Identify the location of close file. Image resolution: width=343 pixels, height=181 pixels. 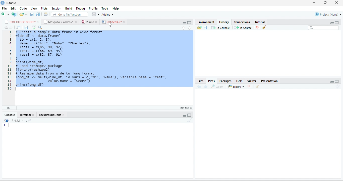
(250, 86).